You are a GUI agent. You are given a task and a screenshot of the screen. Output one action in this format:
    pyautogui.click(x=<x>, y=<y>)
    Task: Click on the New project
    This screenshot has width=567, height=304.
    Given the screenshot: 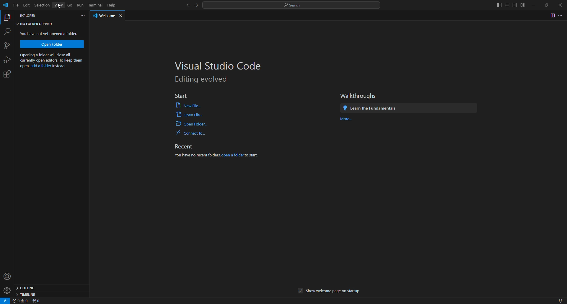 What is the action you would take?
    pyautogui.click(x=9, y=45)
    